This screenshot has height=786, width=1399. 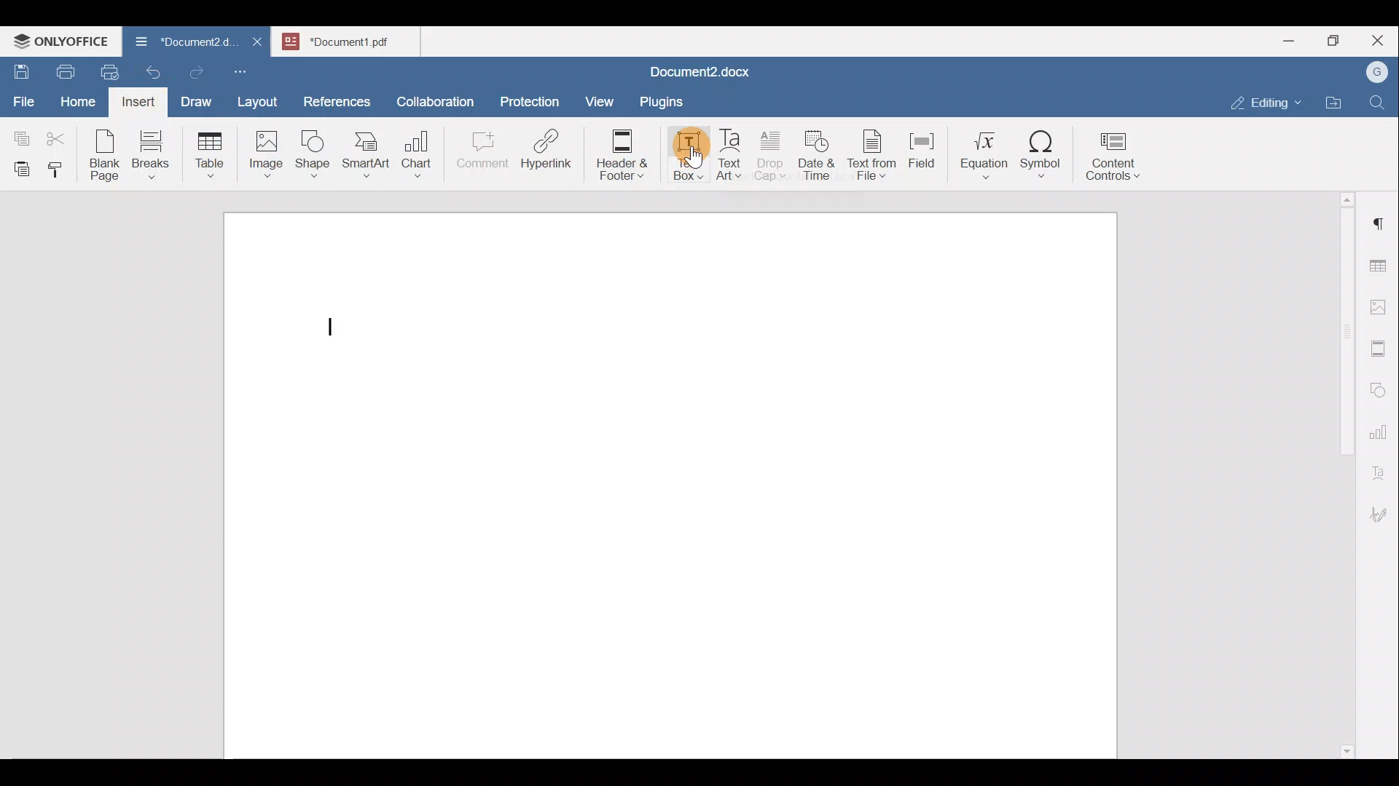 What do you see at coordinates (1121, 155) in the screenshot?
I see `Content controls` at bounding box center [1121, 155].